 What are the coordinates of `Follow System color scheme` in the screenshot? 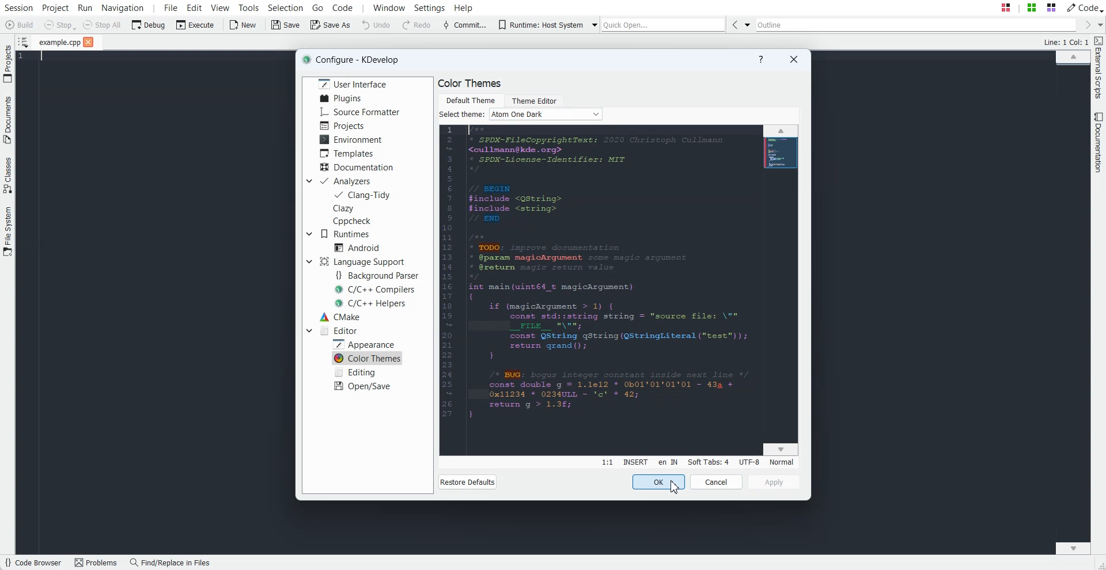 It's located at (546, 114).